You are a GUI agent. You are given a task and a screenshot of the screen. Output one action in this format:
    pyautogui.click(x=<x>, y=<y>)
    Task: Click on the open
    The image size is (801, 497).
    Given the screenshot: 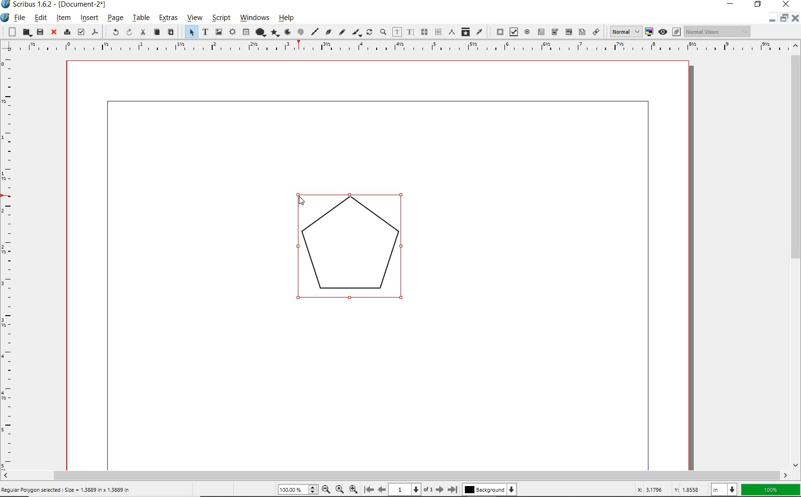 What is the action you would take?
    pyautogui.click(x=25, y=32)
    